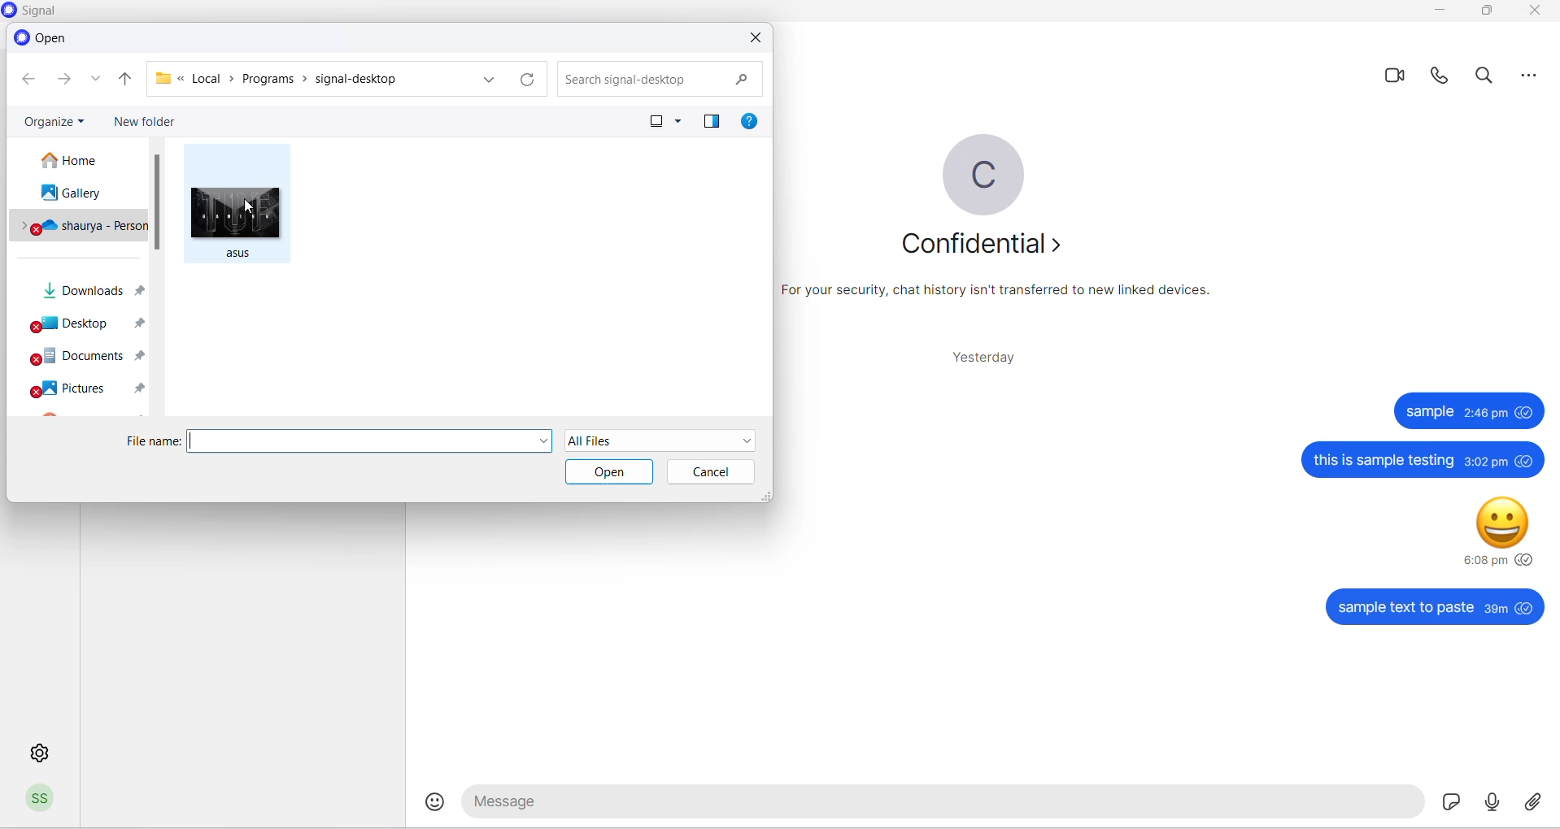 Image resolution: width=1560 pixels, height=829 pixels. I want to click on 39m, so click(1496, 610).